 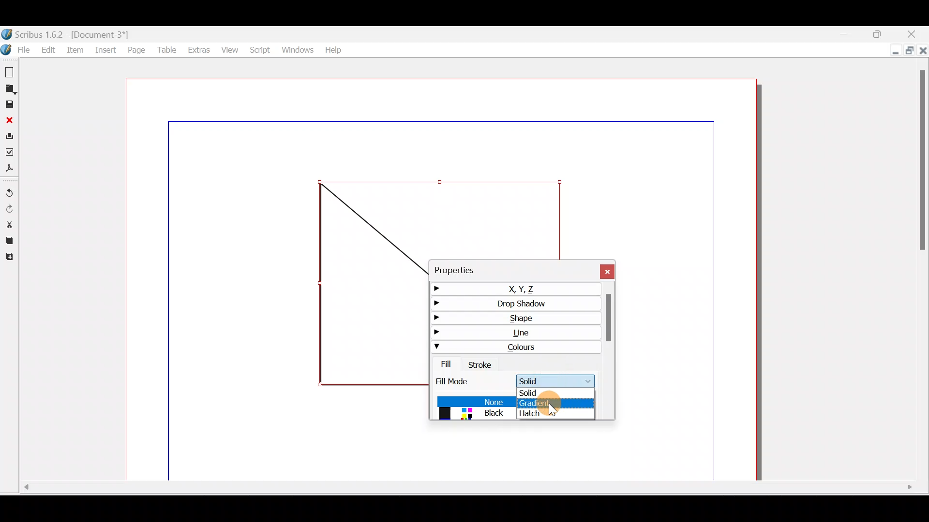 I want to click on Open, so click(x=11, y=88).